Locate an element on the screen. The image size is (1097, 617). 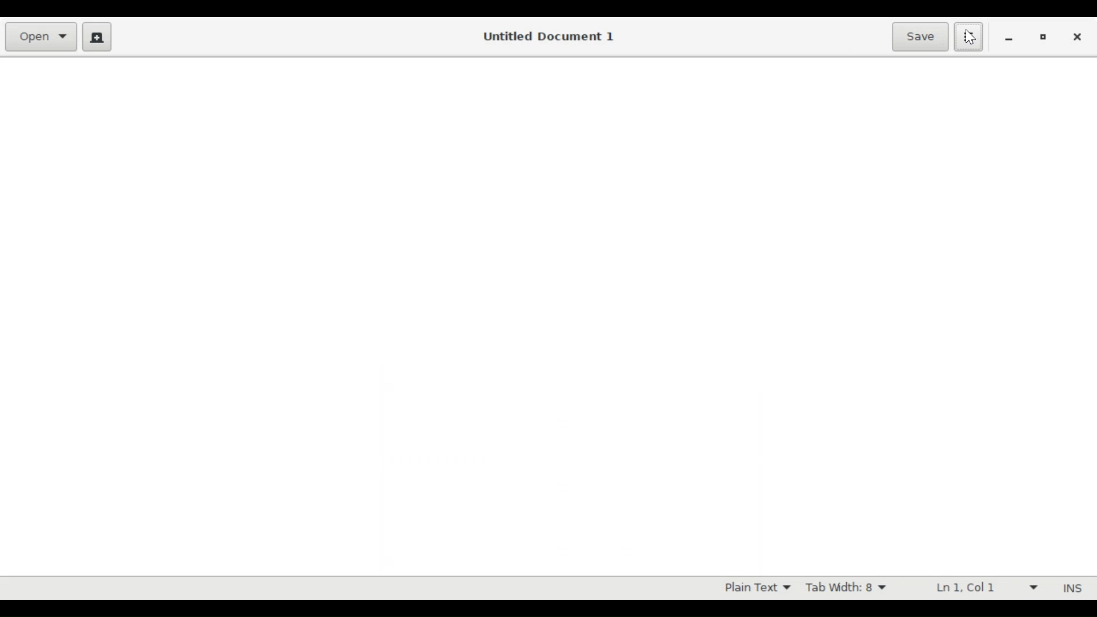
Open is located at coordinates (39, 36).